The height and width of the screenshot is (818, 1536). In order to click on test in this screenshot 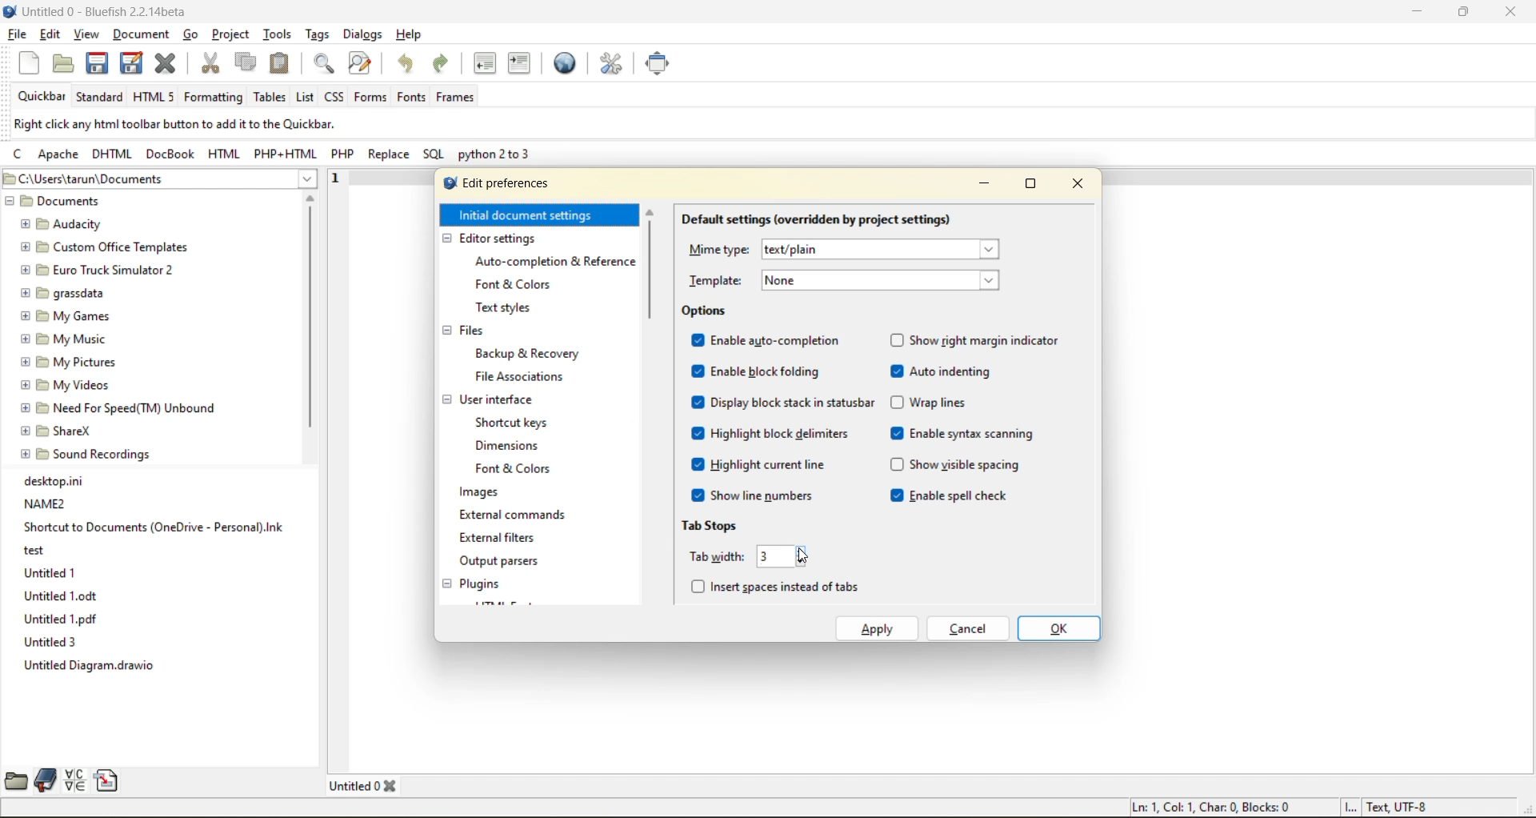, I will do `click(35, 549)`.